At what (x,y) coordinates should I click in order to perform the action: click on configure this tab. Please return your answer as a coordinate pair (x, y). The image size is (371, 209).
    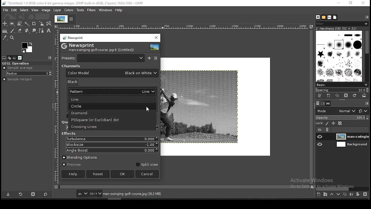
    Looking at the image, I should click on (366, 104).